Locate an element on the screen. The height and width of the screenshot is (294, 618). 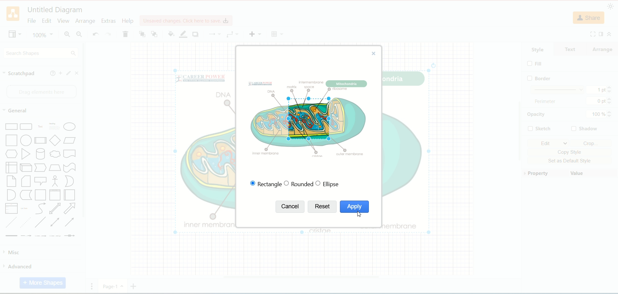
cursor is located at coordinates (360, 216).